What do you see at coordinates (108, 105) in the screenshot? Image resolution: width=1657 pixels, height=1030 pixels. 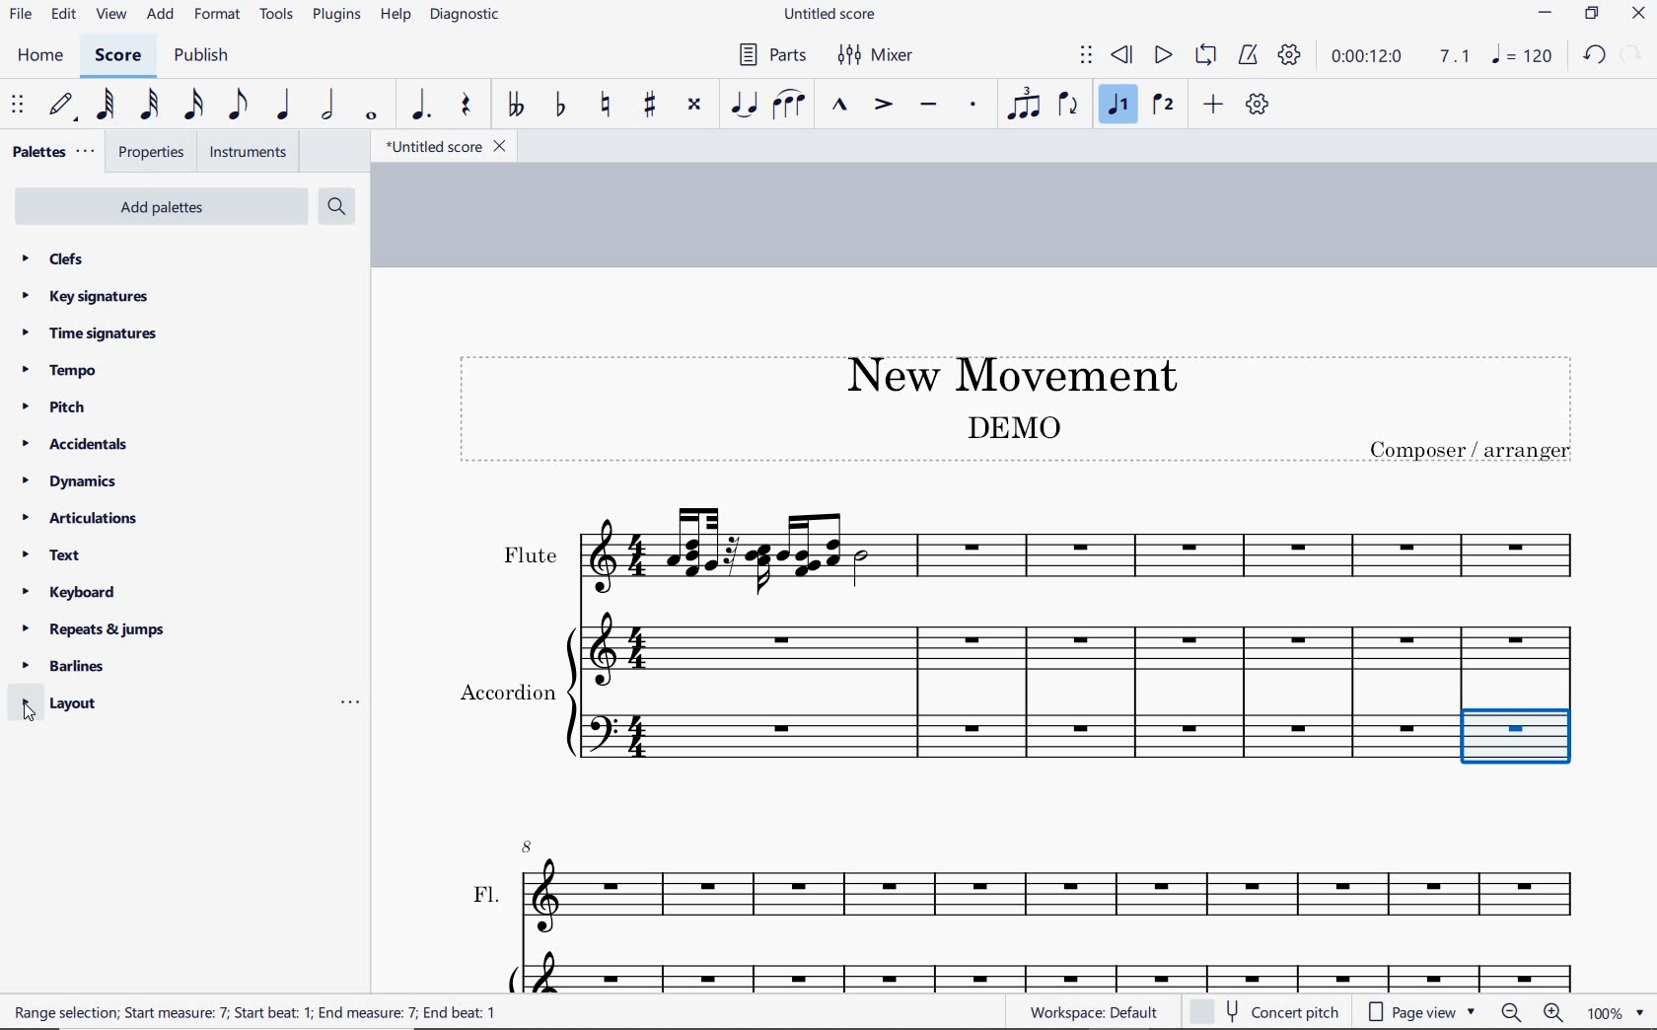 I see `64th note` at bounding box center [108, 105].